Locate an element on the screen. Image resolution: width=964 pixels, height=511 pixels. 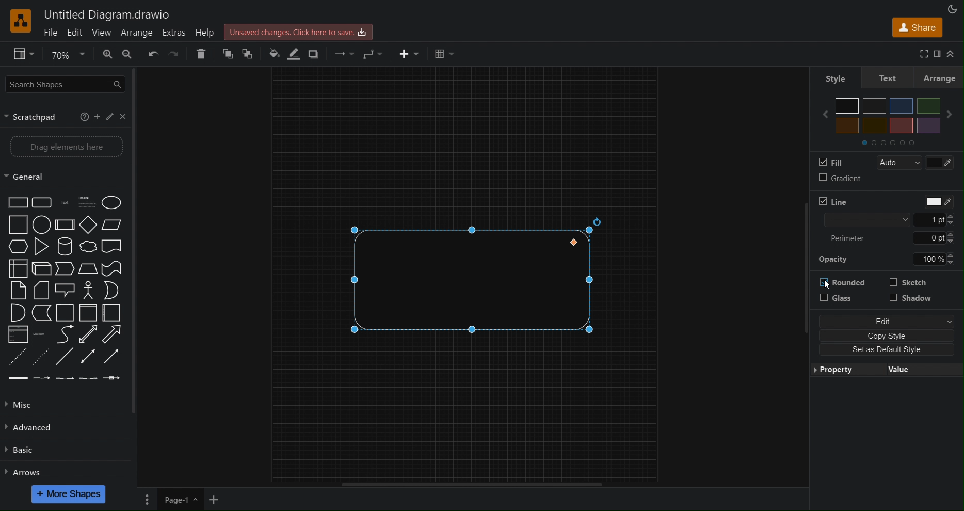
Text is located at coordinates (891, 77).